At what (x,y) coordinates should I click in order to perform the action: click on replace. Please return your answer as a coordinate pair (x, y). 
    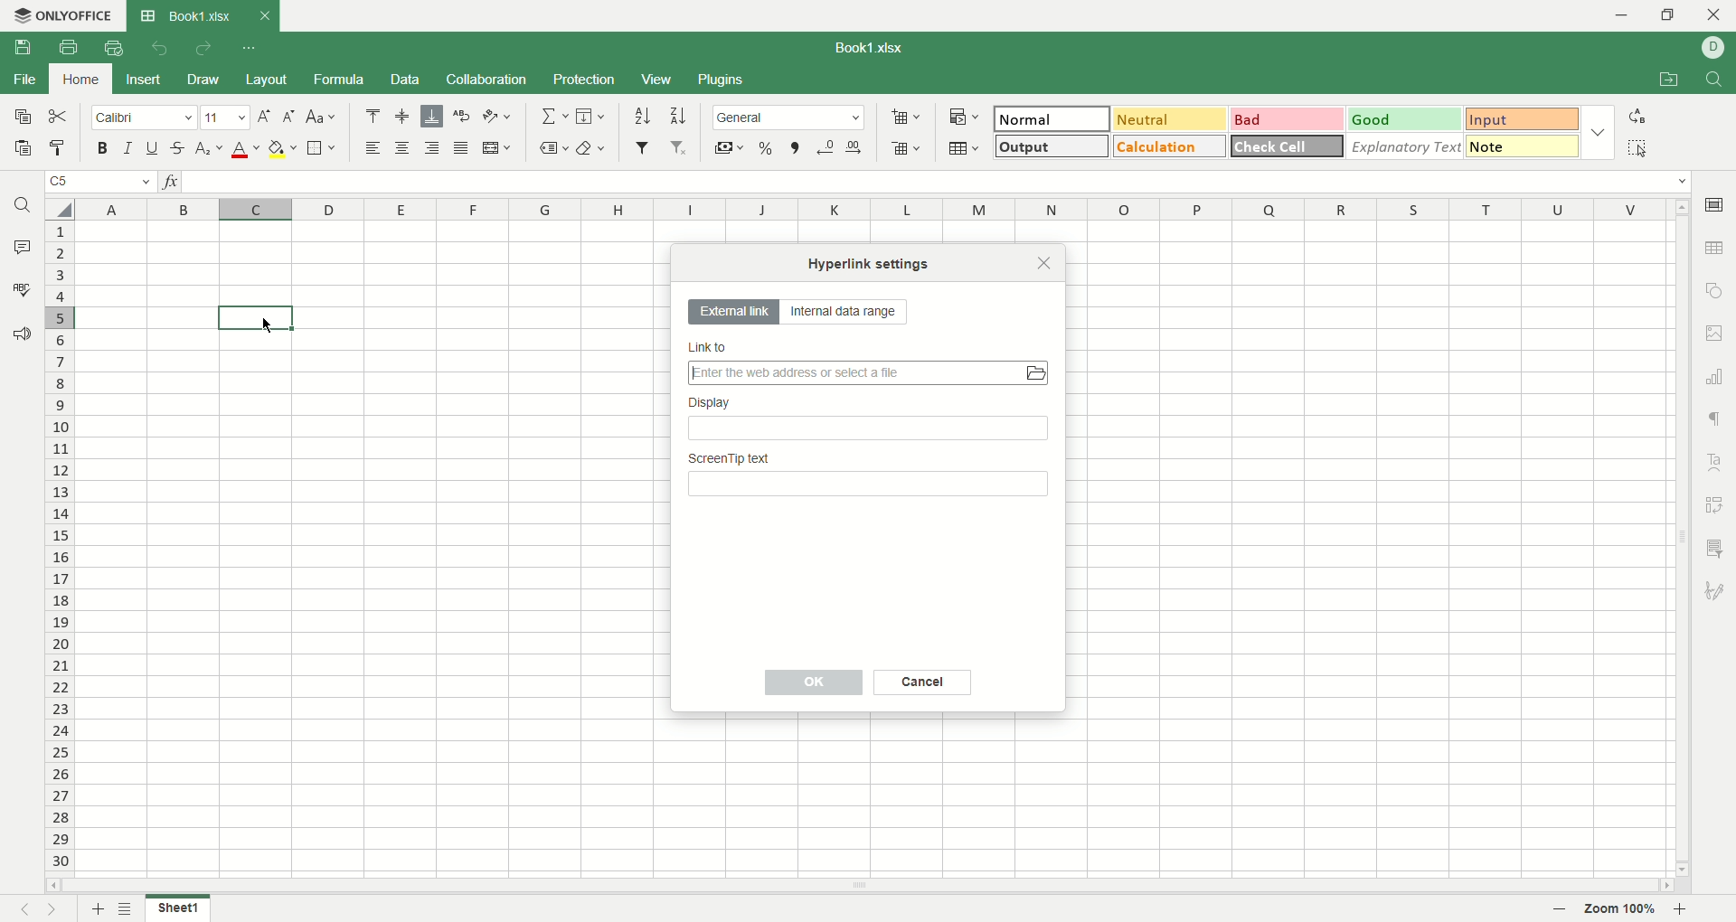
    Looking at the image, I should click on (1637, 116).